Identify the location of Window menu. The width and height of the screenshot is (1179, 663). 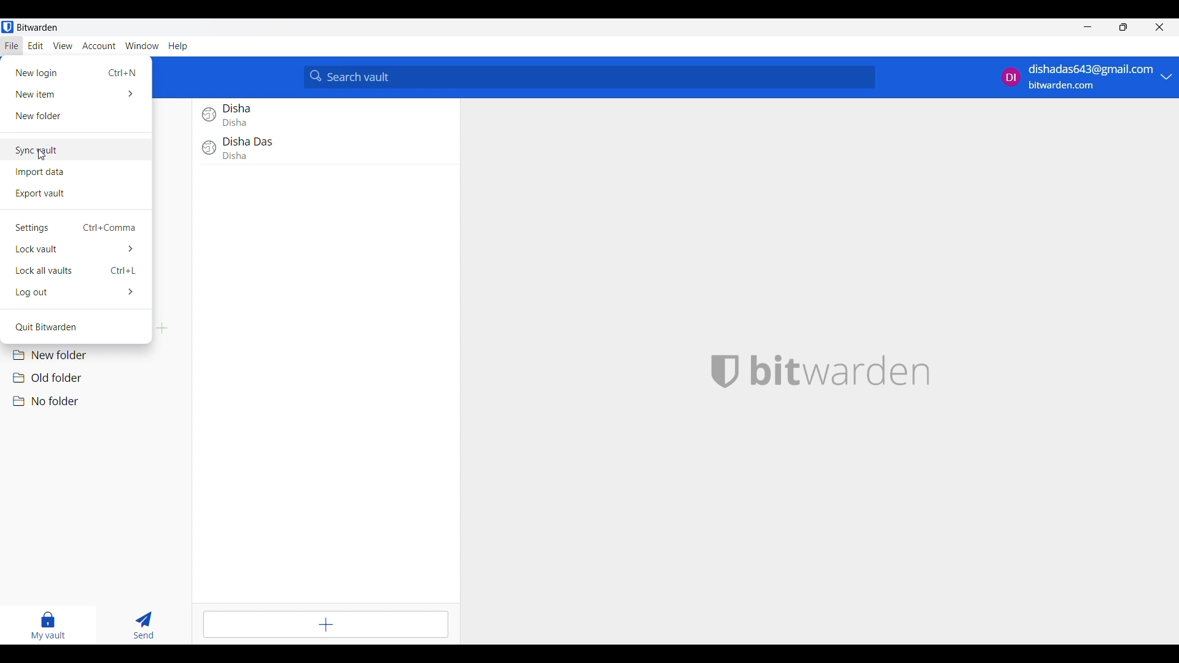
(142, 45).